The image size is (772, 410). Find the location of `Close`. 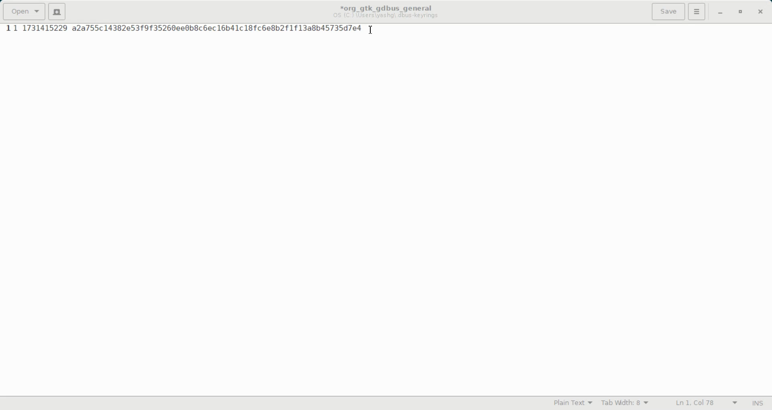

Close is located at coordinates (760, 12).